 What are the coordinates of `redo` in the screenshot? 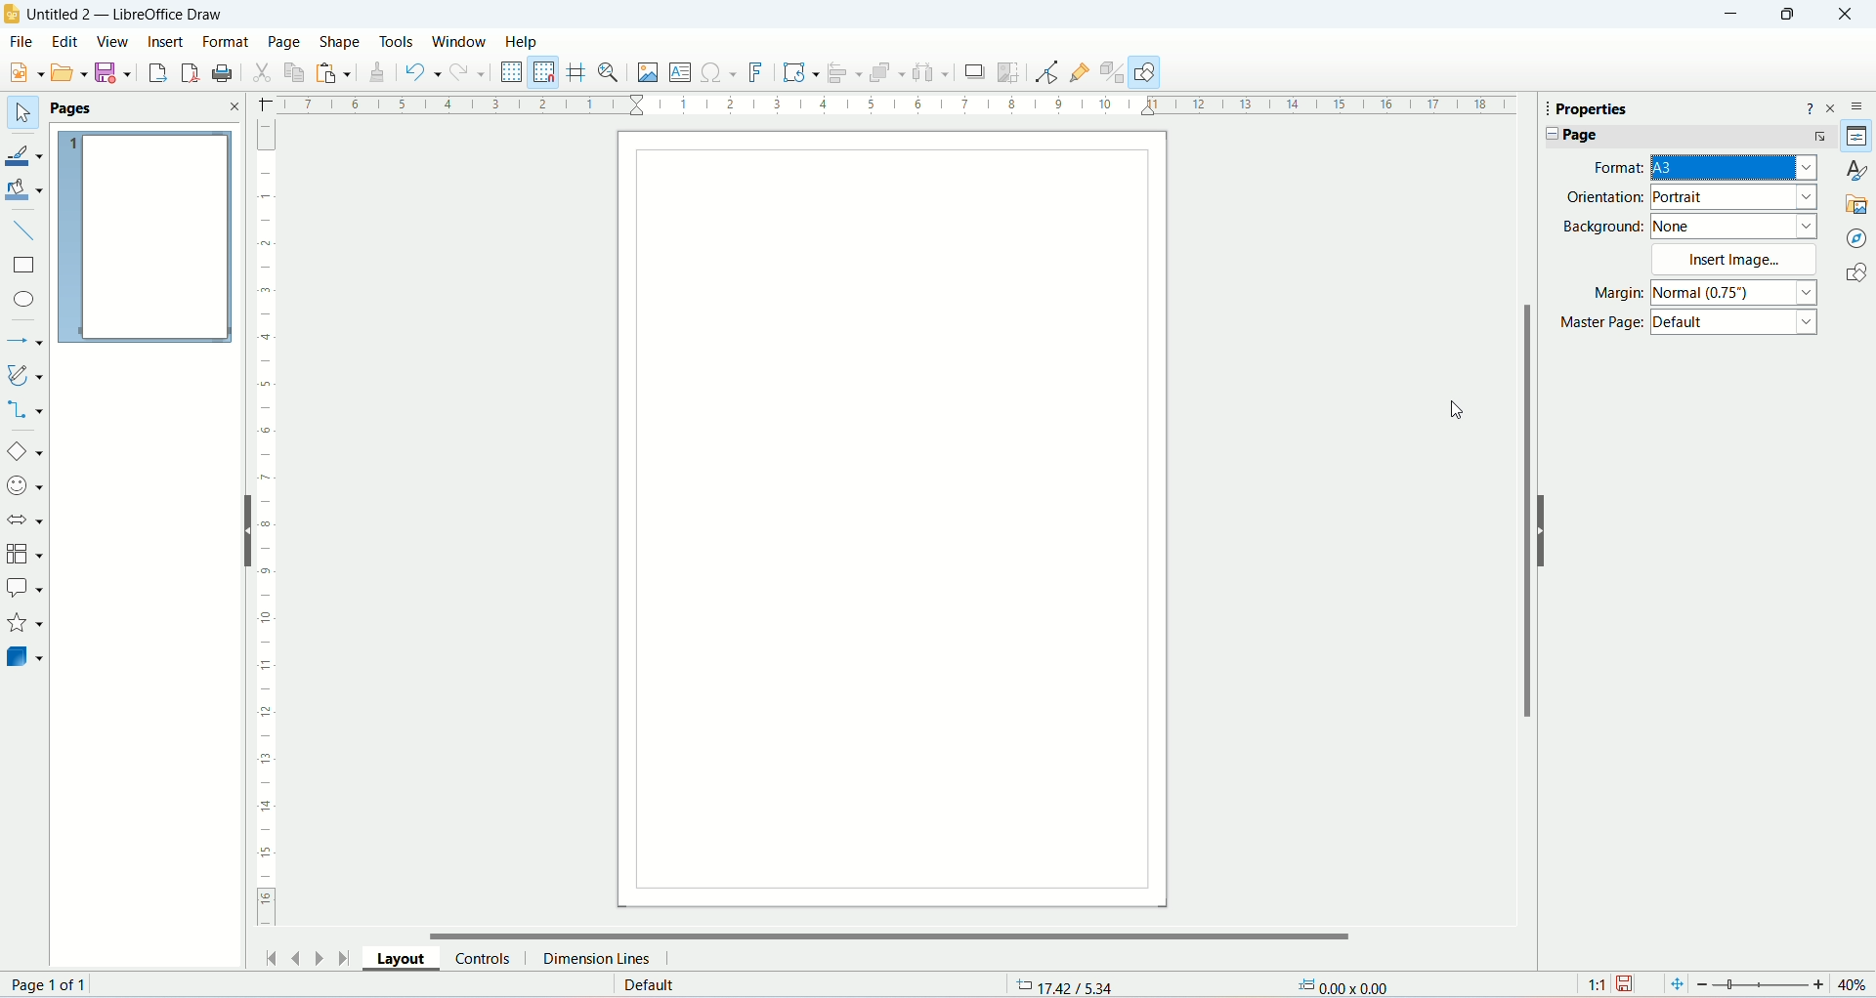 It's located at (470, 72).